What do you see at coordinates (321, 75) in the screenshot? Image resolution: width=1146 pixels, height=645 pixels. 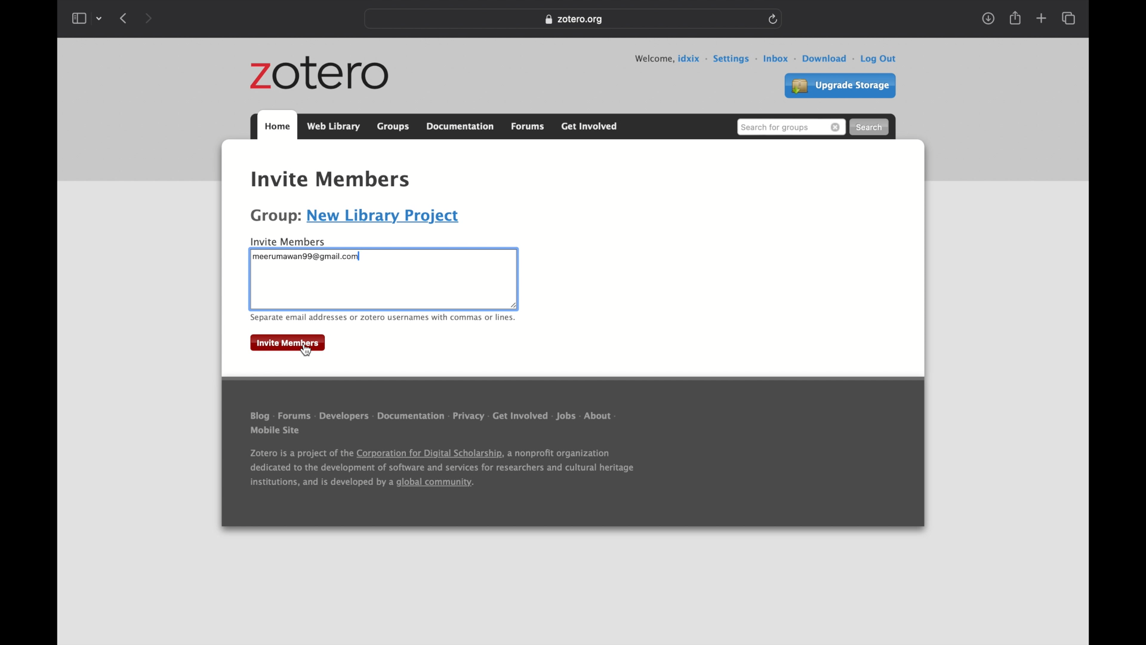 I see `zotero` at bounding box center [321, 75].